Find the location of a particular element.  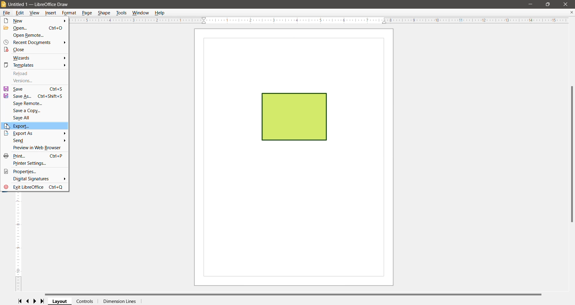

Open is located at coordinates (34, 28).